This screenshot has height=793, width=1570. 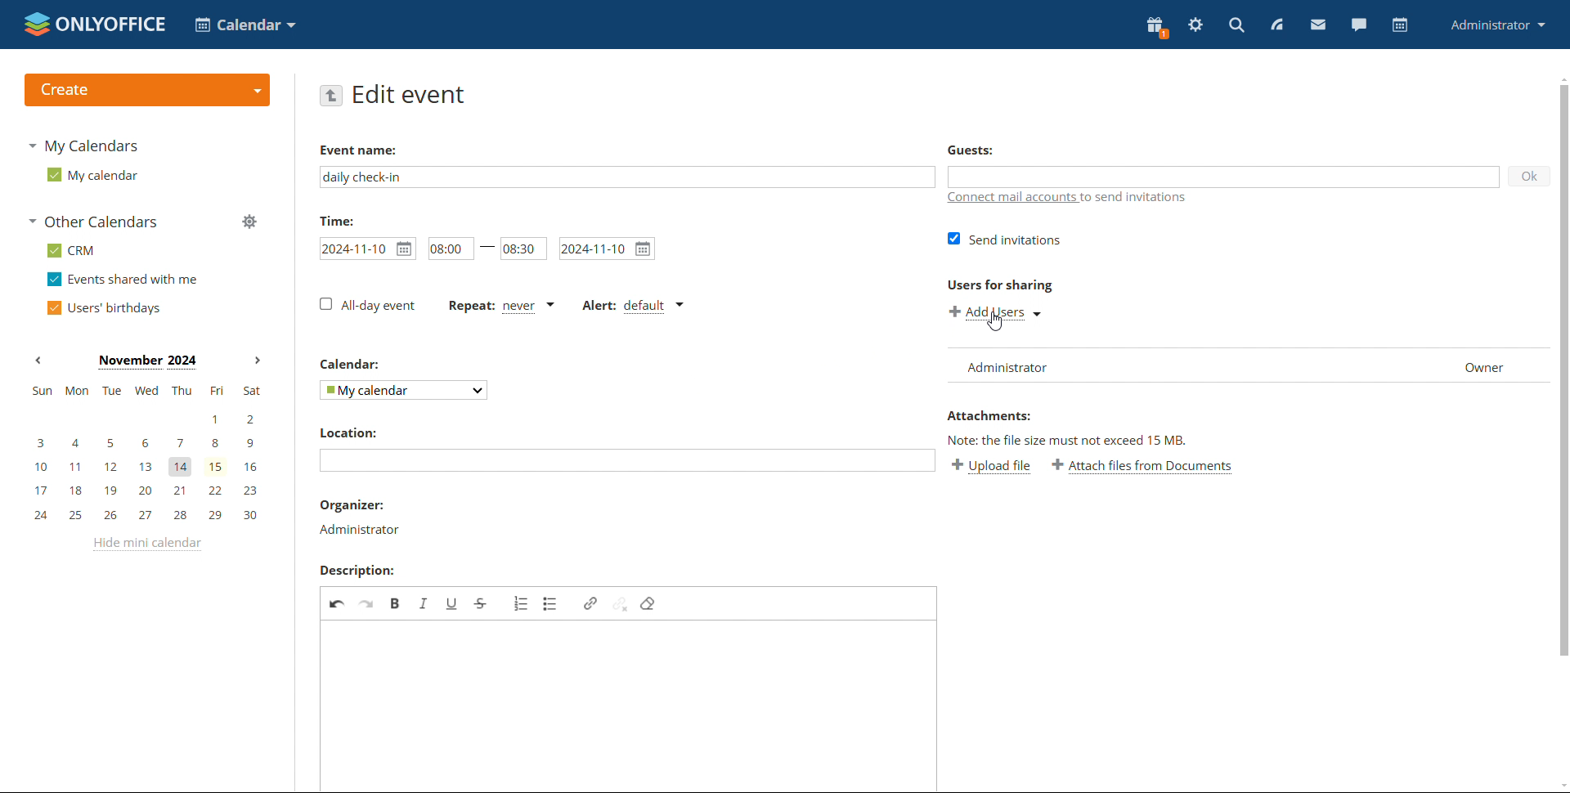 What do you see at coordinates (551, 603) in the screenshot?
I see `insert/remove bulleted list` at bounding box center [551, 603].